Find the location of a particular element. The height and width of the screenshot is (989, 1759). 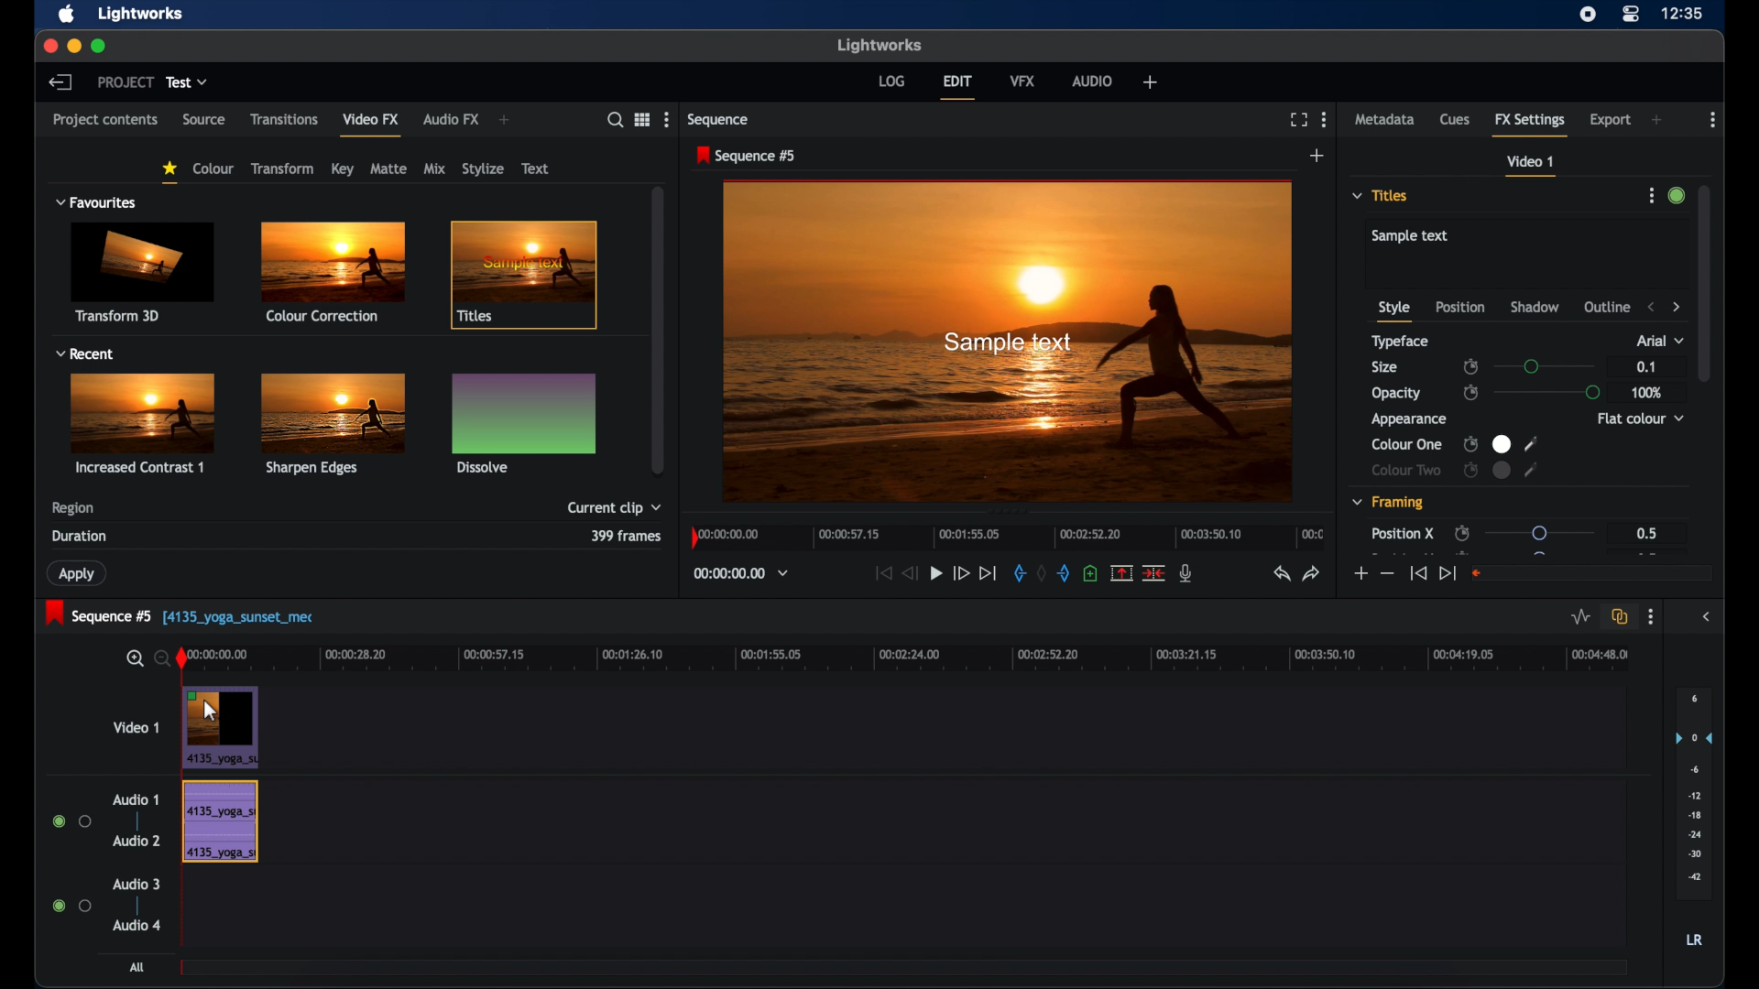

0.5 is located at coordinates (1643, 532).